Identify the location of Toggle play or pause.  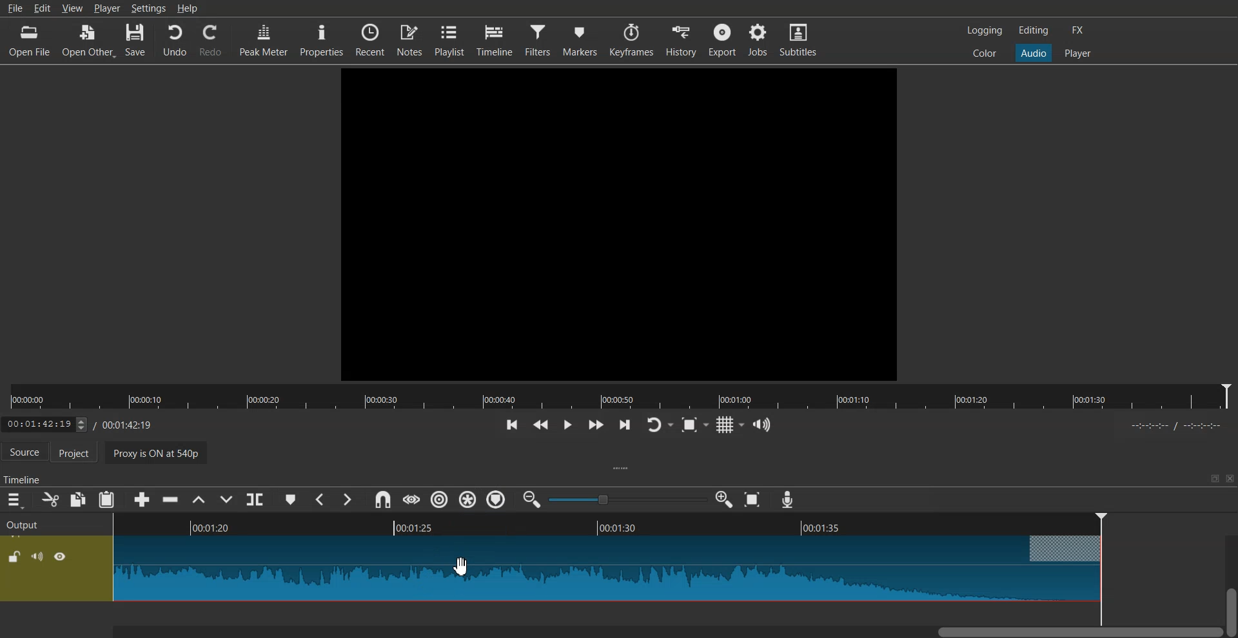
(567, 425).